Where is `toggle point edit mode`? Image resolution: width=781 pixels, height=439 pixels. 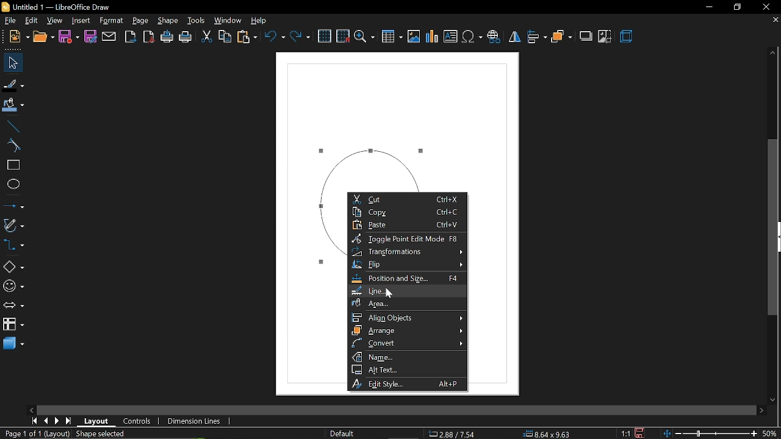
toggle point edit mode is located at coordinates (408, 238).